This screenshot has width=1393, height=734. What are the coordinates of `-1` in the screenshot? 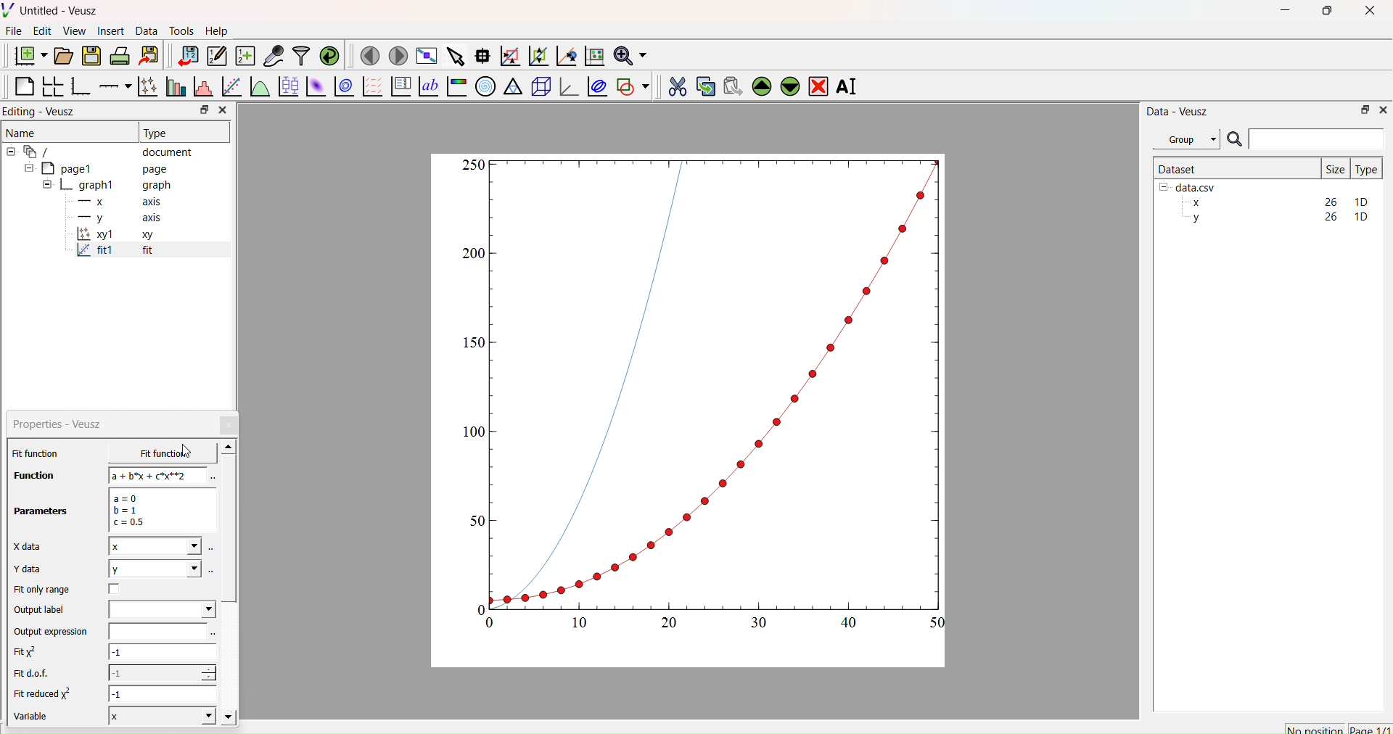 It's located at (164, 693).